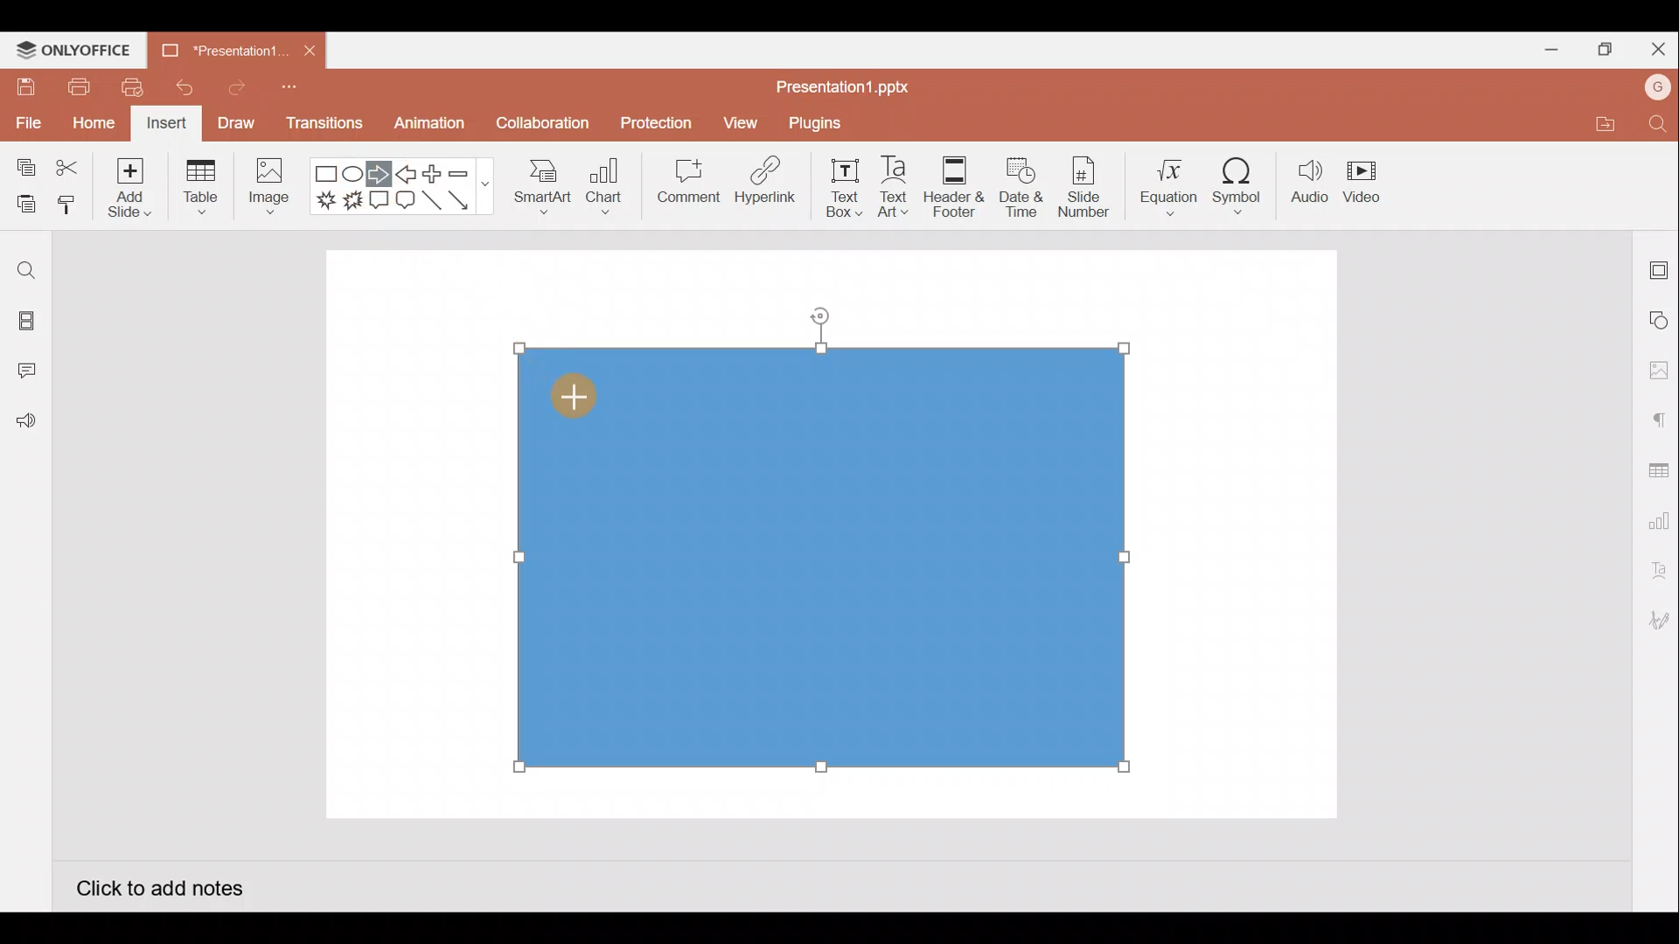  Describe the element at coordinates (541, 184) in the screenshot. I see `SmartArt` at that location.